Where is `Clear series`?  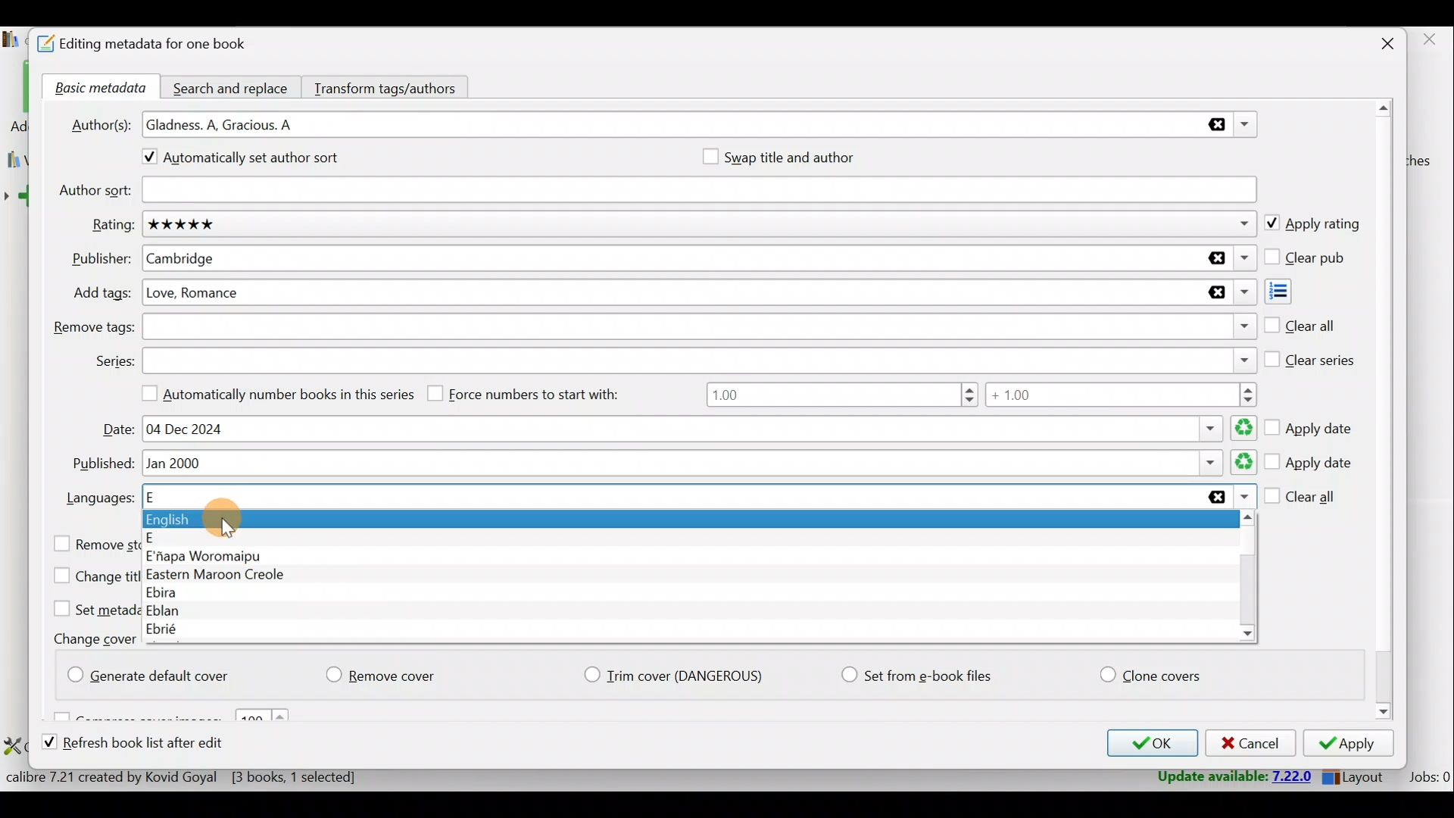
Clear series is located at coordinates (1311, 357).